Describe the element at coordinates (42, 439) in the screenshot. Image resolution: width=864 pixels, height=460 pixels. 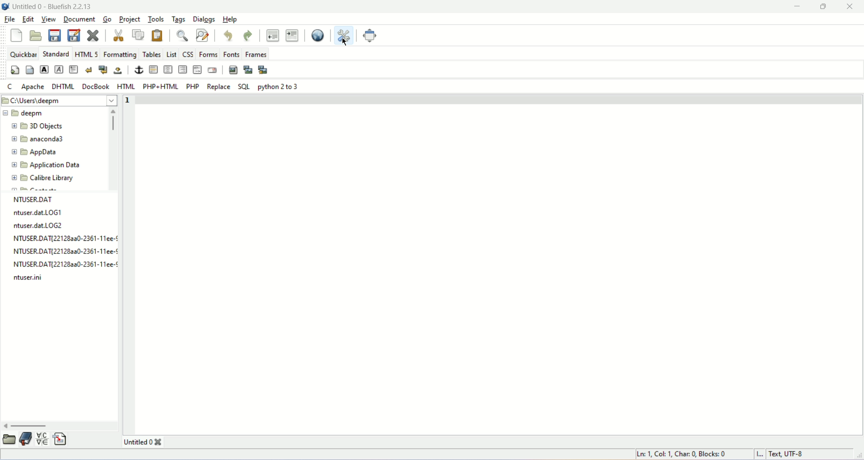
I see `charmap` at that location.